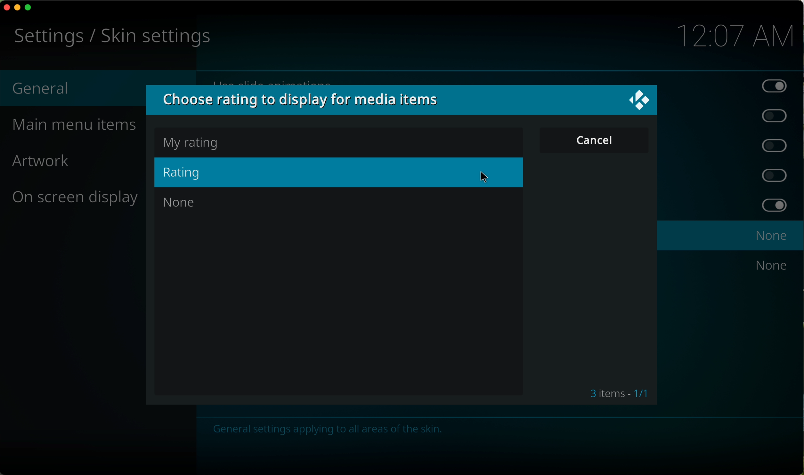  What do you see at coordinates (42, 86) in the screenshot?
I see `general` at bounding box center [42, 86].